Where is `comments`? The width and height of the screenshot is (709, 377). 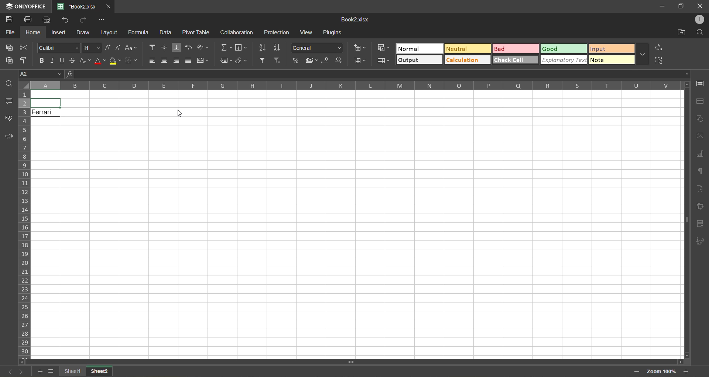
comments is located at coordinates (9, 100).